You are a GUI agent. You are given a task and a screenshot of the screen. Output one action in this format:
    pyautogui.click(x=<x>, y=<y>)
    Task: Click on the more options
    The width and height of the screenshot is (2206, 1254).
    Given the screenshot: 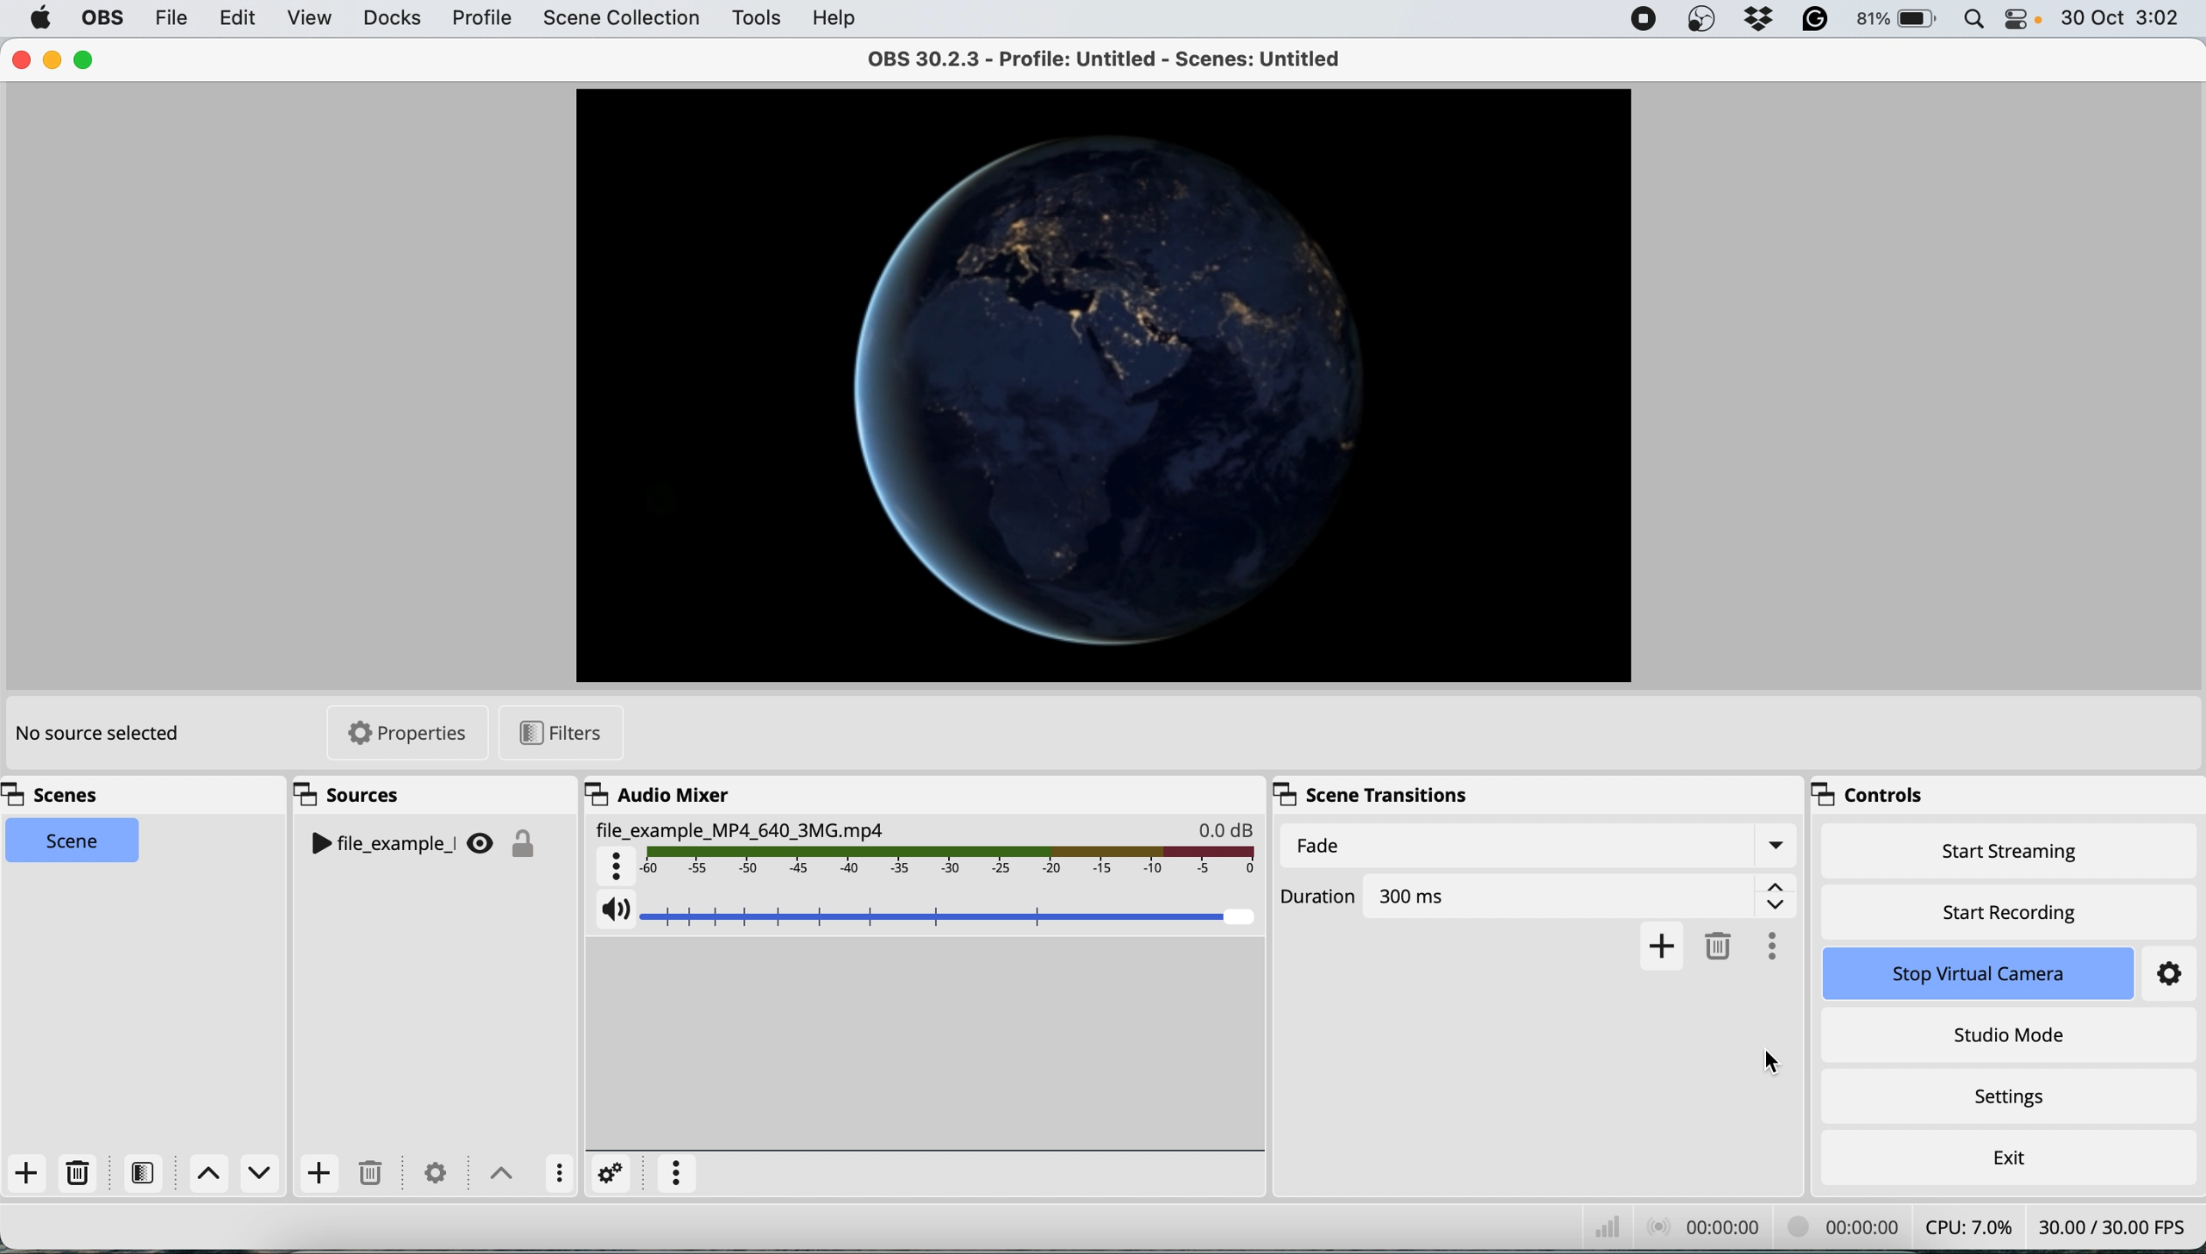 What is the action you would take?
    pyautogui.click(x=561, y=1173)
    